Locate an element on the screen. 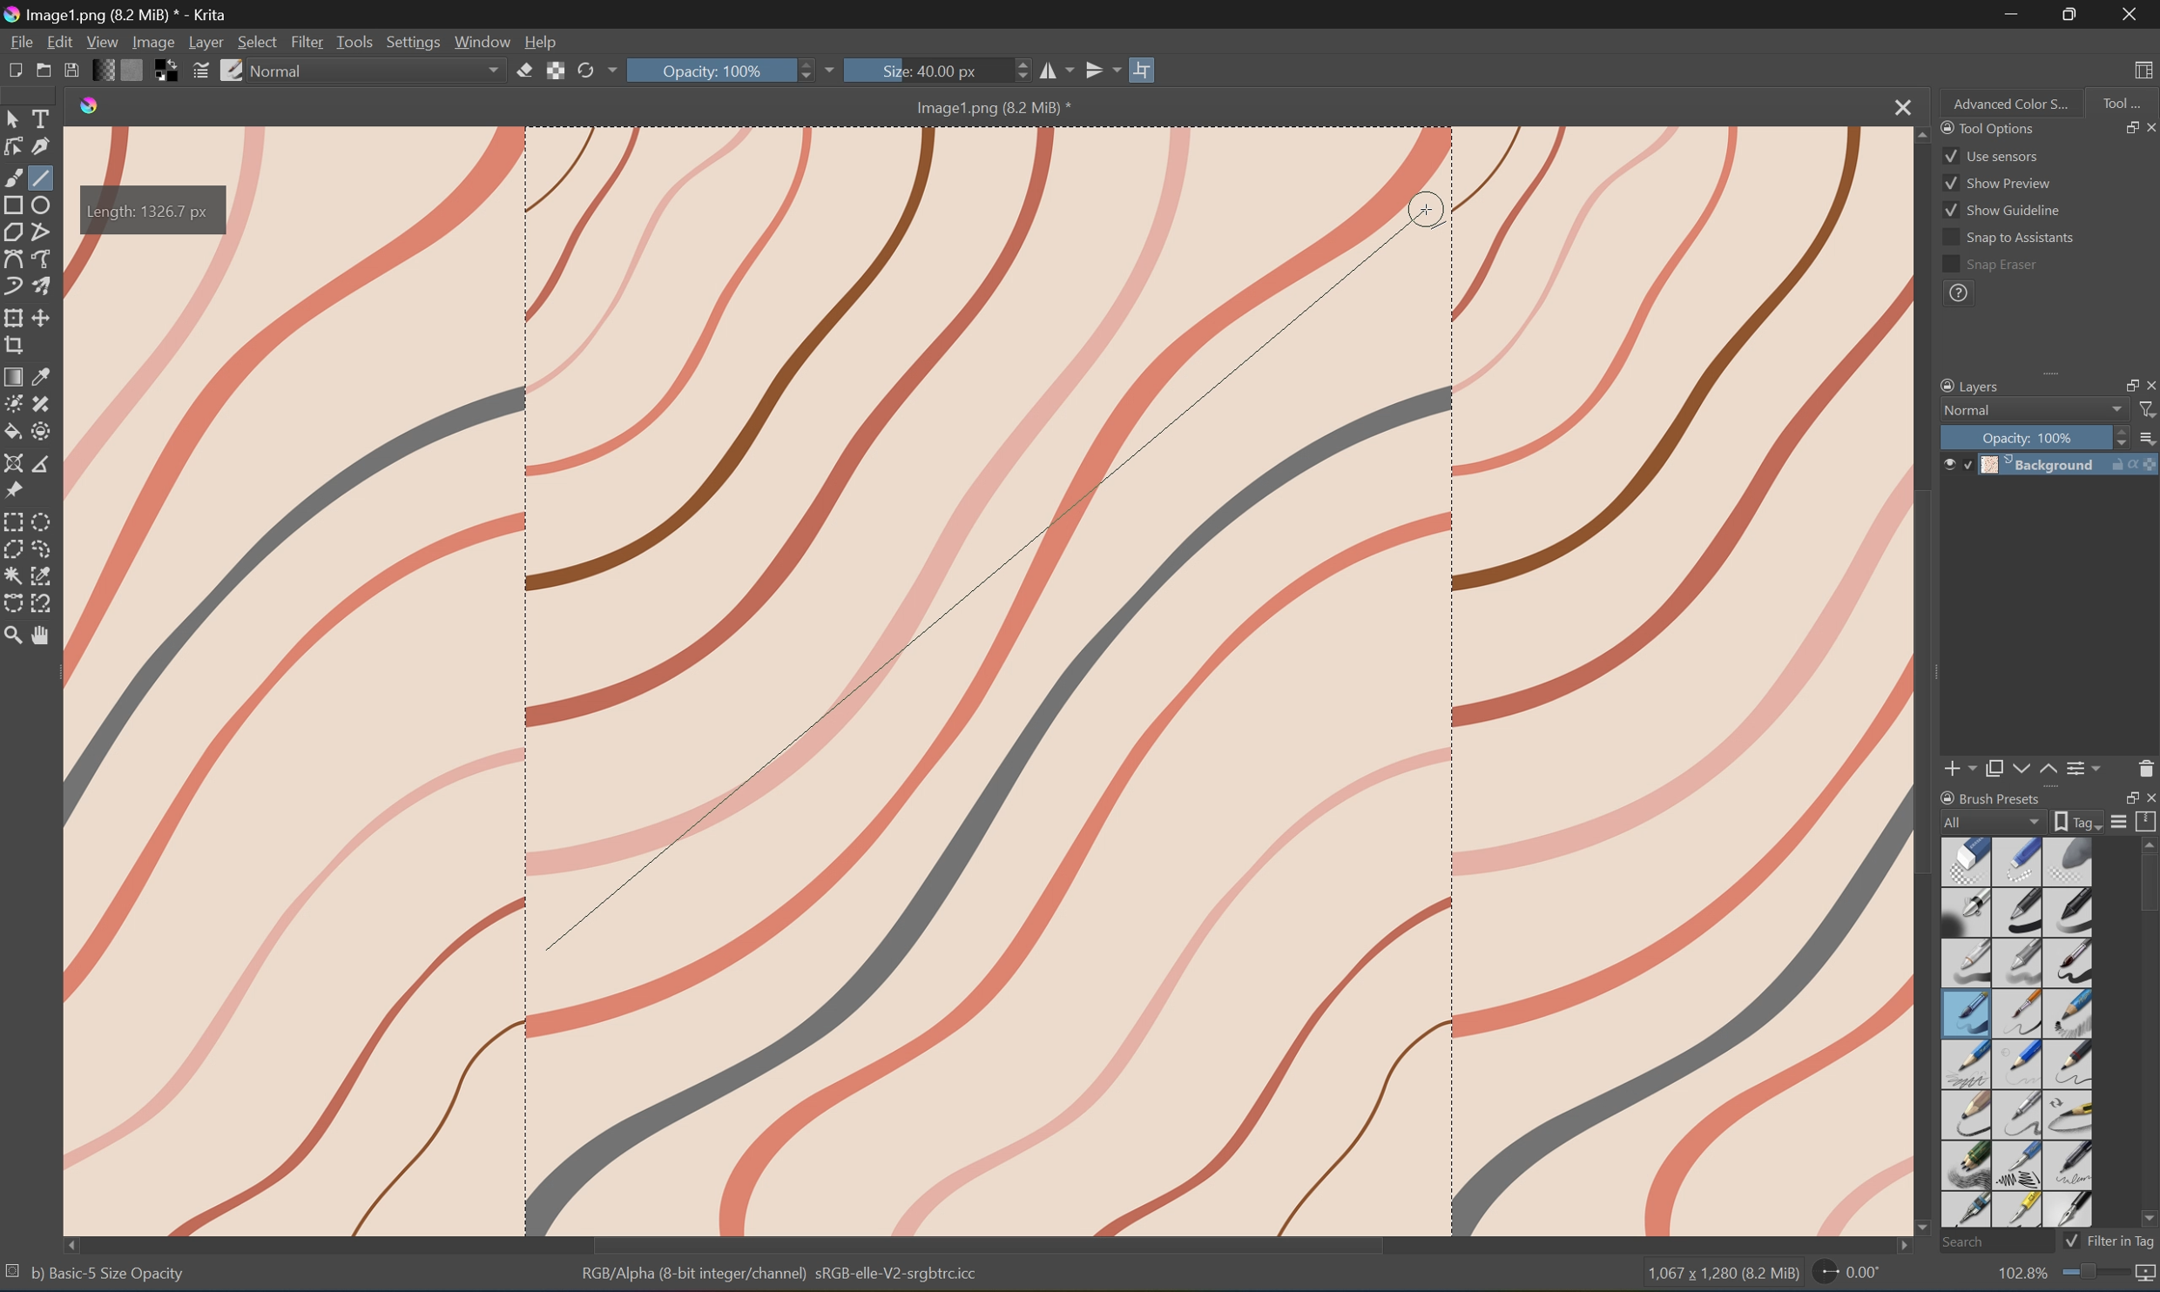 This screenshot has width=2160, height=1292. Elliptical selection tool is located at coordinates (46, 520).